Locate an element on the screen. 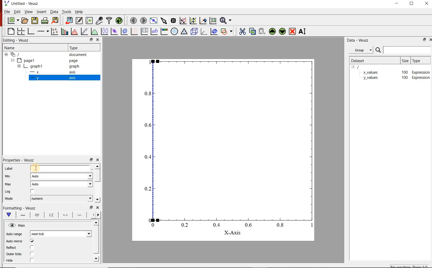  move up is located at coordinates (97, 166).